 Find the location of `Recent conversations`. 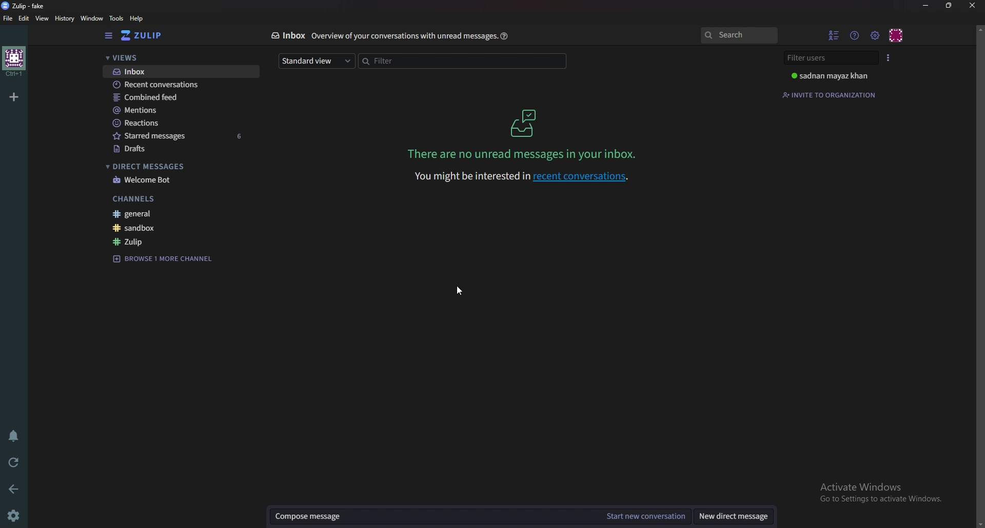

Recent conversations is located at coordinates (177, 85).